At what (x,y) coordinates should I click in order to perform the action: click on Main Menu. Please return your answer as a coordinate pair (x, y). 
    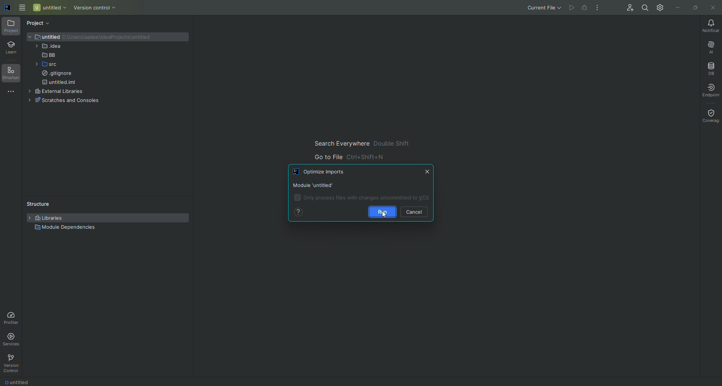
    Looking at the image, I should click on (22, 8).